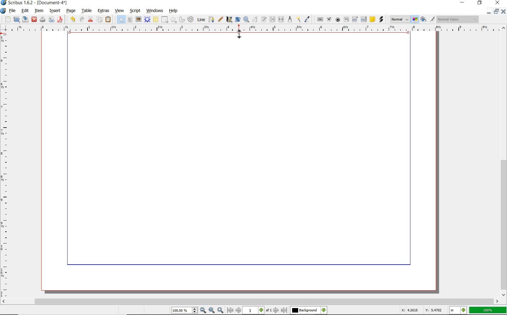 This screenshot has height=315, width=507. What do you see at coordinates (25, 11) in the screenshot?
I see `edit` at bounding box center [25, 11].